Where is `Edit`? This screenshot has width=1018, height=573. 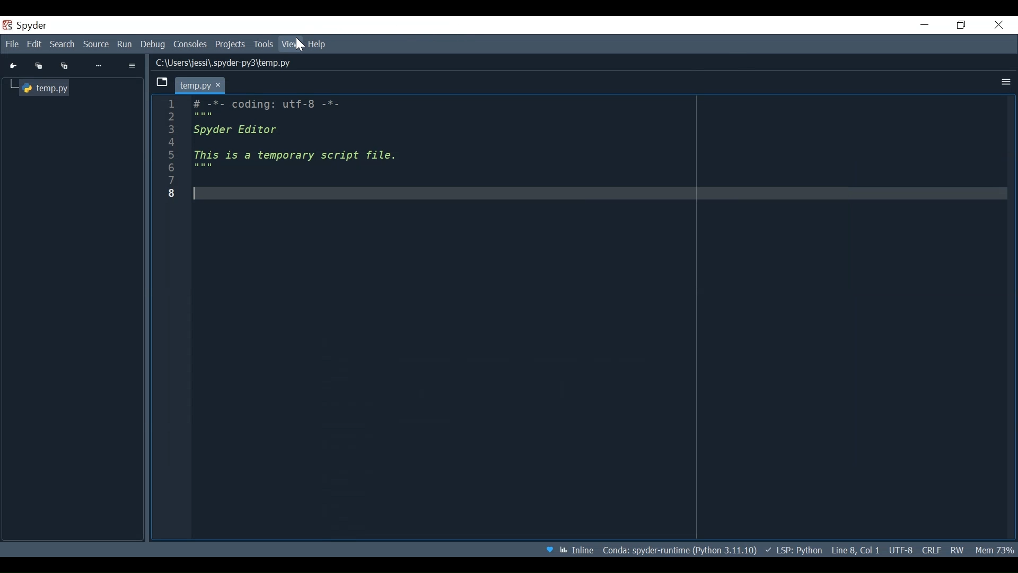 Edit is located at coordinates (36, 45).